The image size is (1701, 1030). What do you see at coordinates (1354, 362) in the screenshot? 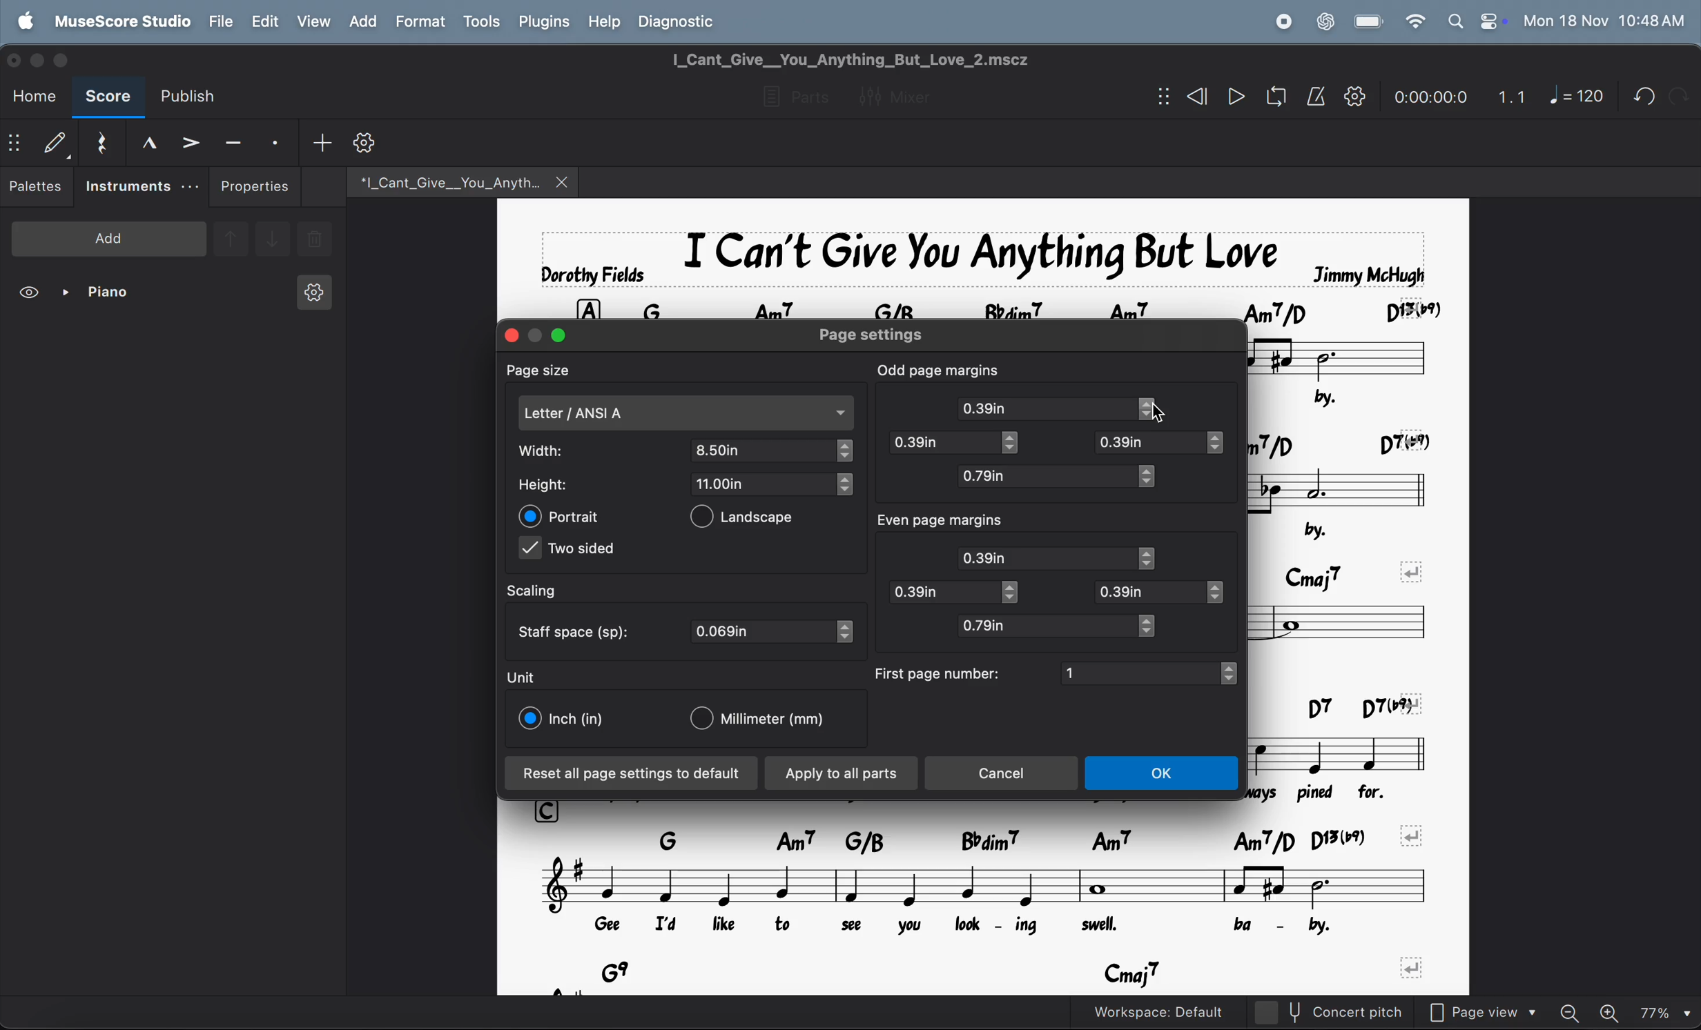
I see `notes` at bounding box center [1354, 362].